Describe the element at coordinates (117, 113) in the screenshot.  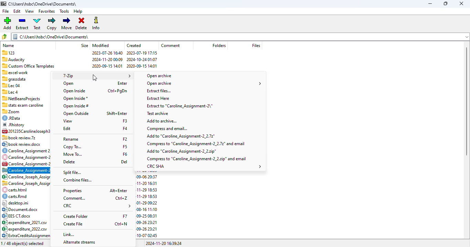
I see `shortcut for open outside` at that location.